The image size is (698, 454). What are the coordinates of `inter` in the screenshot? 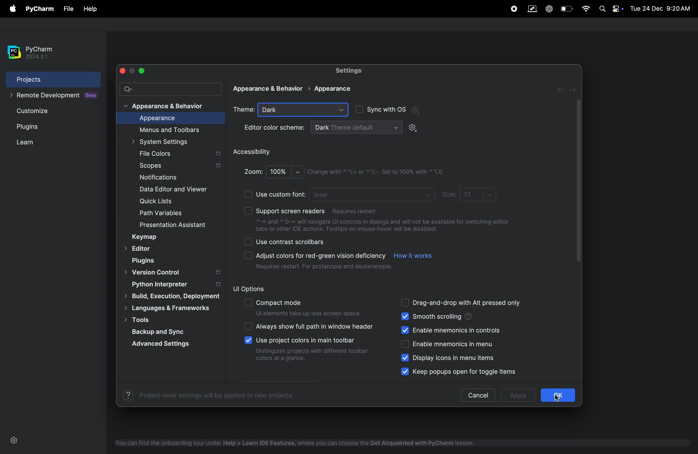 It's located at (373, 194).